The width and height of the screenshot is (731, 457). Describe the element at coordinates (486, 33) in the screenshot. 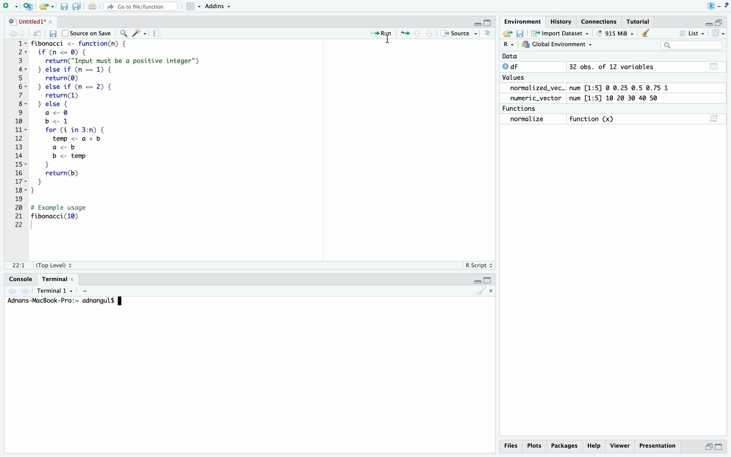

I see `clear console` at that location.